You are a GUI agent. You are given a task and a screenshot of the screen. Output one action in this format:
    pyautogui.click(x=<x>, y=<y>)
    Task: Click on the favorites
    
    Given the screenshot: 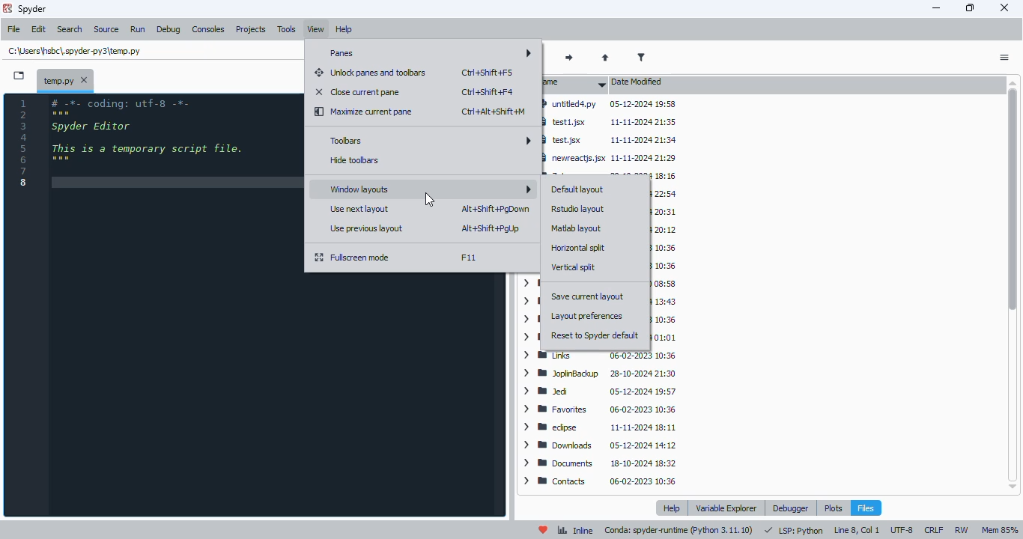 What is the action you would take?
    pyautogui.click(x=598, y=410)
    